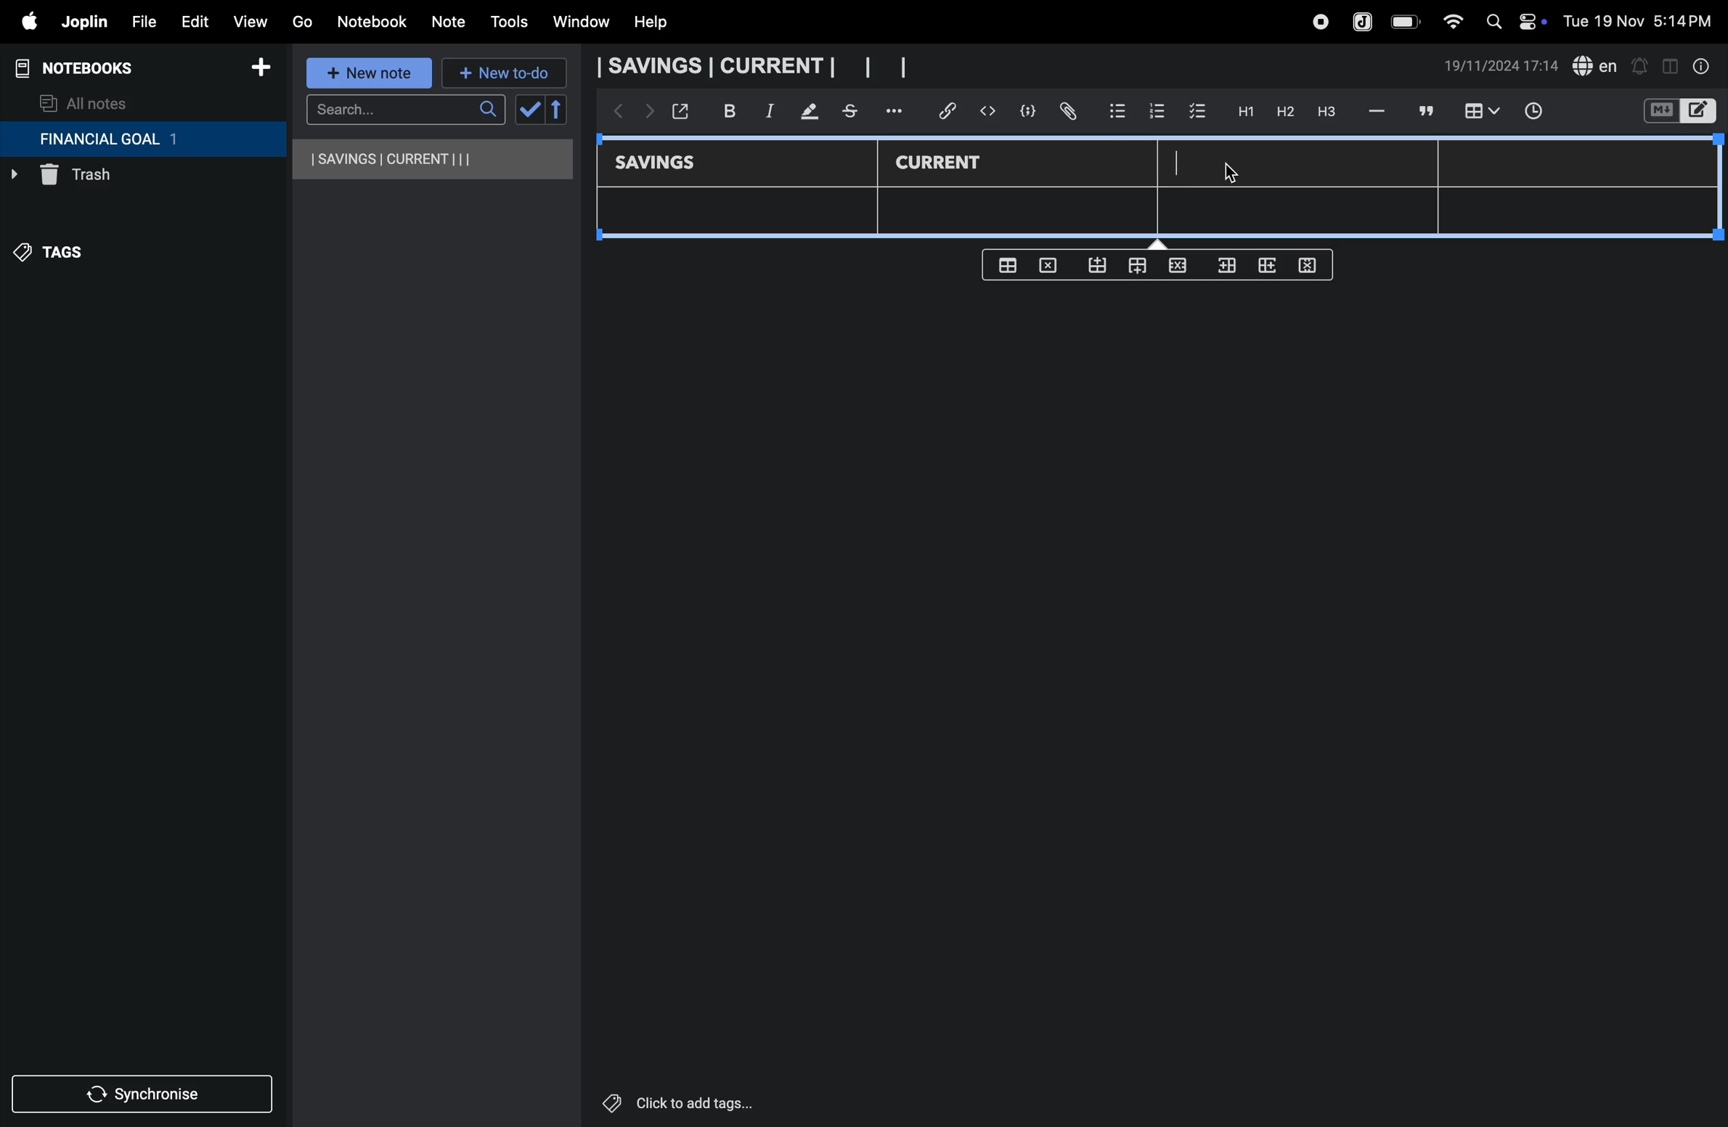 Image resolution: width=1728 pixels, height=1127 pixels. I want to click on insert table, so click(1479, 113).